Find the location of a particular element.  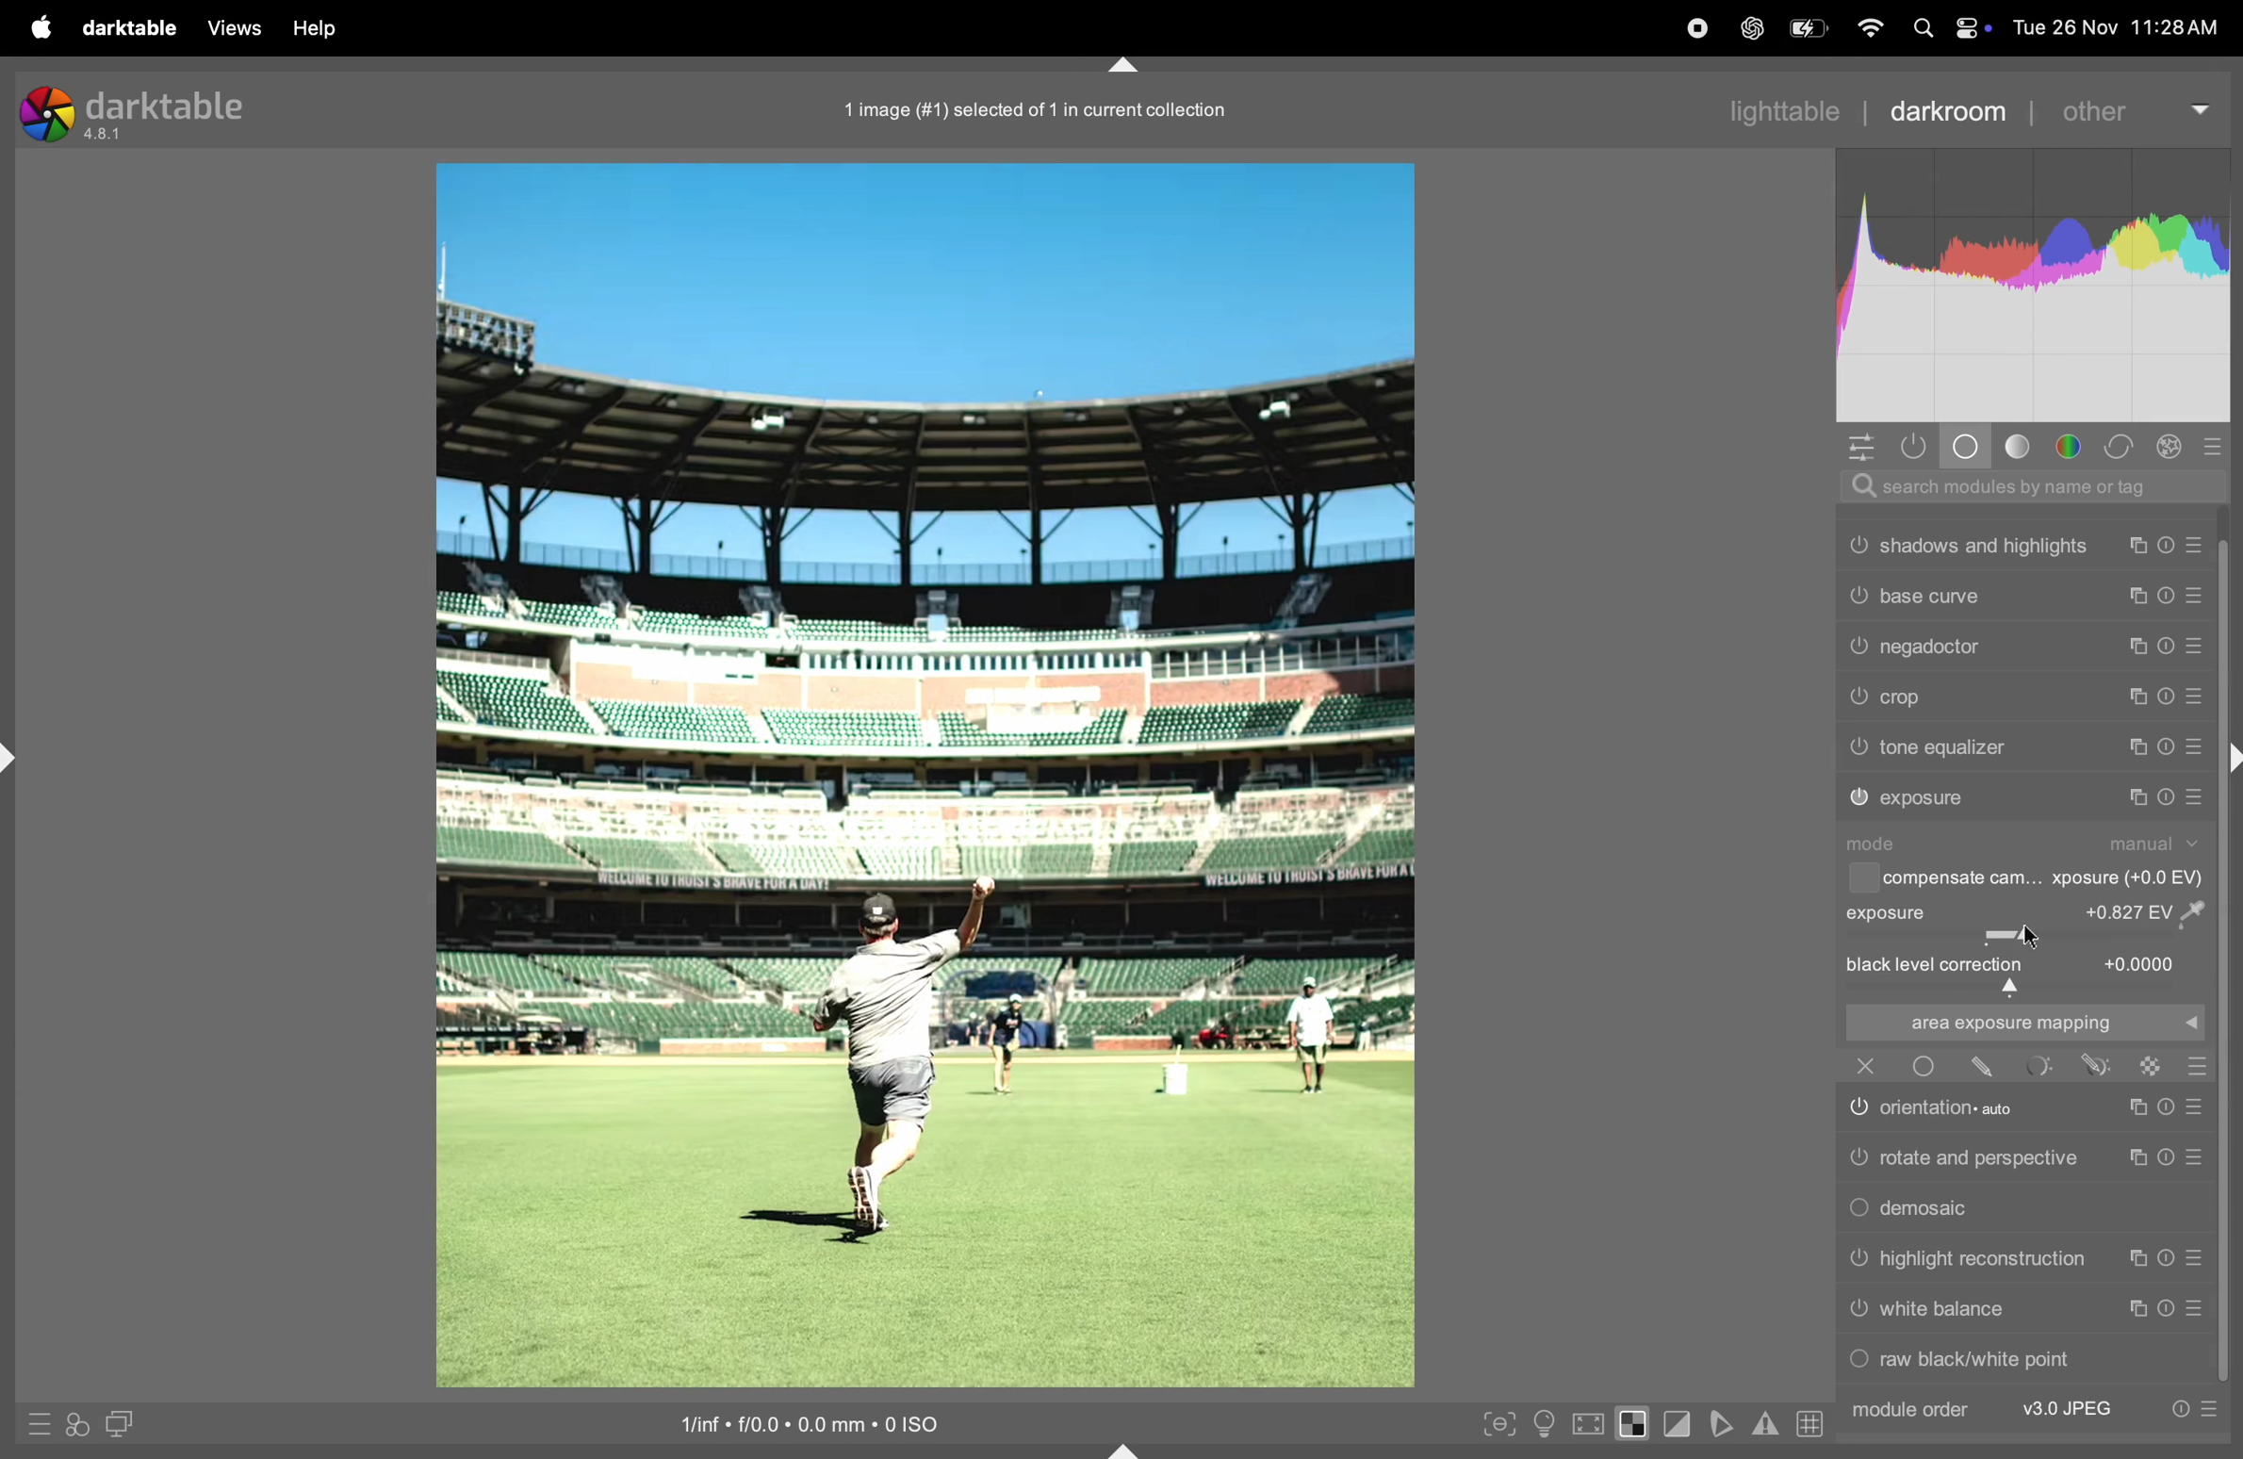

Preset is located at coordinates (2200, 1309).